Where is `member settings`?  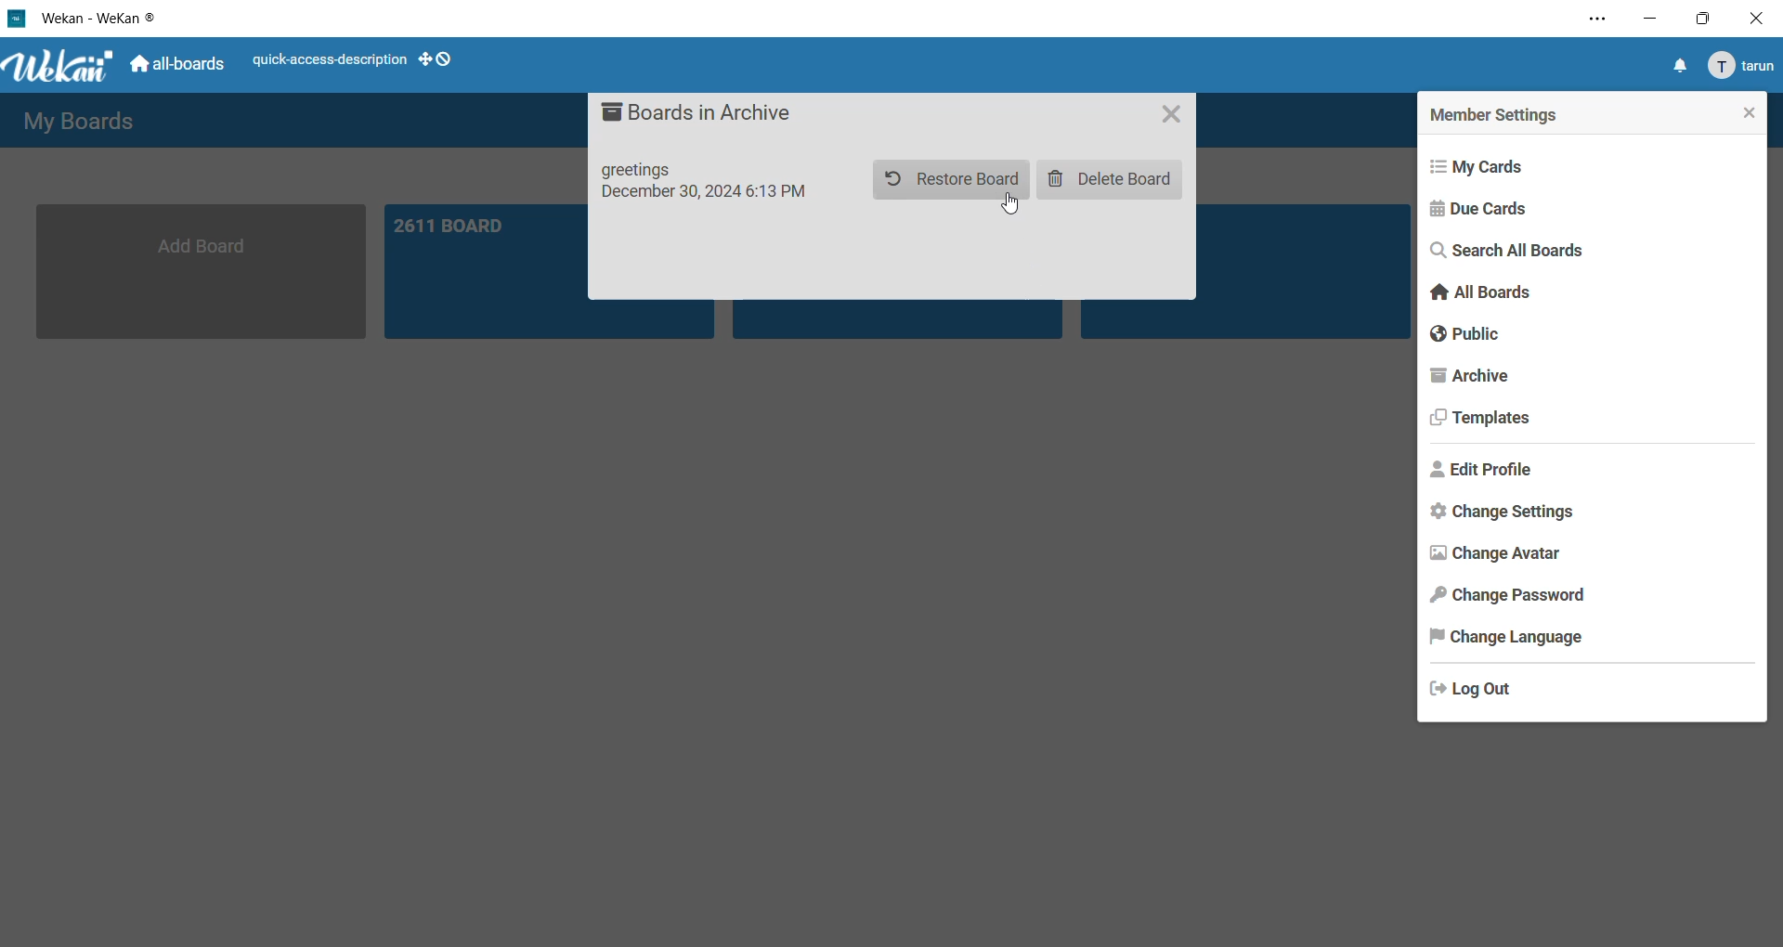 member settings is located at coordinates (1500, 114).